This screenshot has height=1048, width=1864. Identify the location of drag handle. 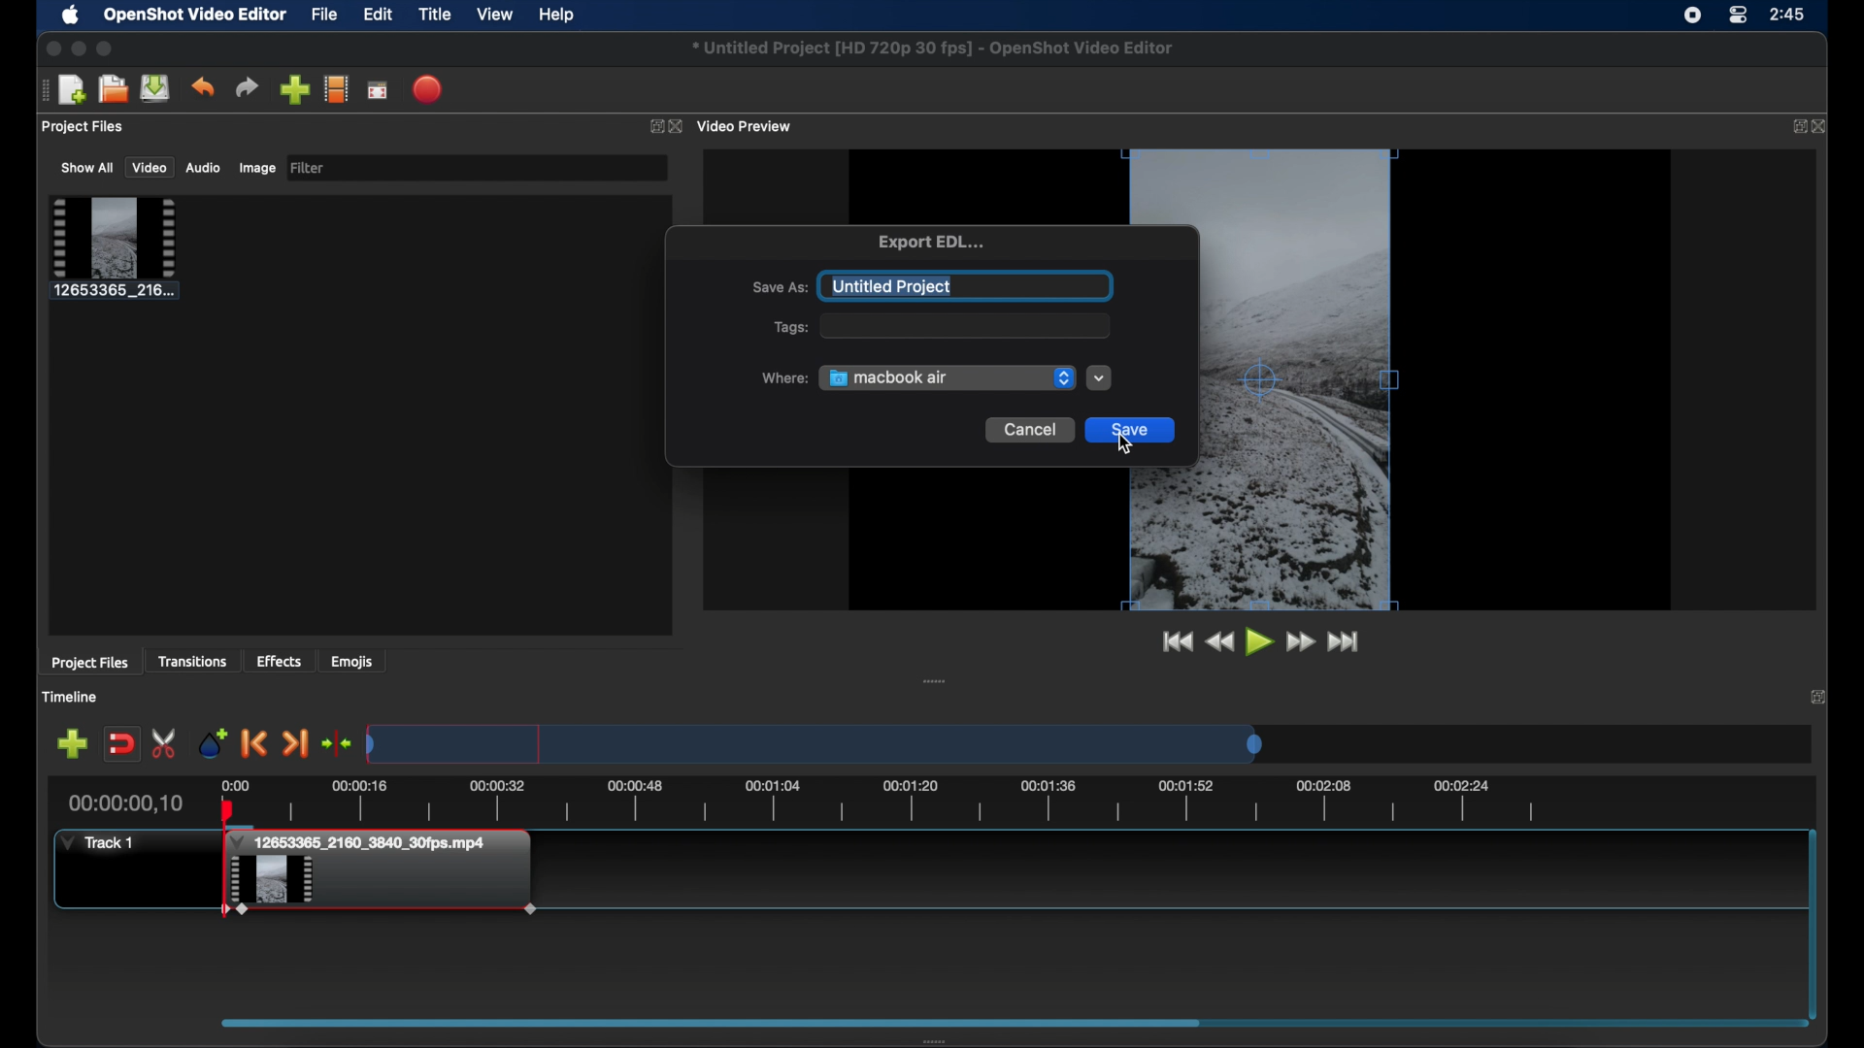
(40, 91).